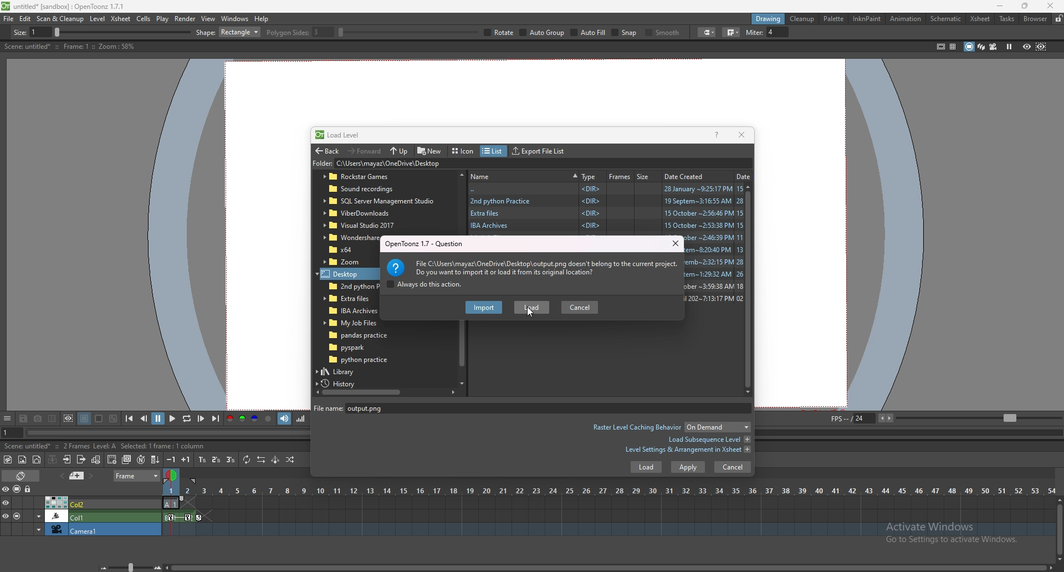 Image resolution: width=1064 pixels, height=572 pixels. Describe the element at coordinates (430, 150) in the screenshot. I see `new` at that location.